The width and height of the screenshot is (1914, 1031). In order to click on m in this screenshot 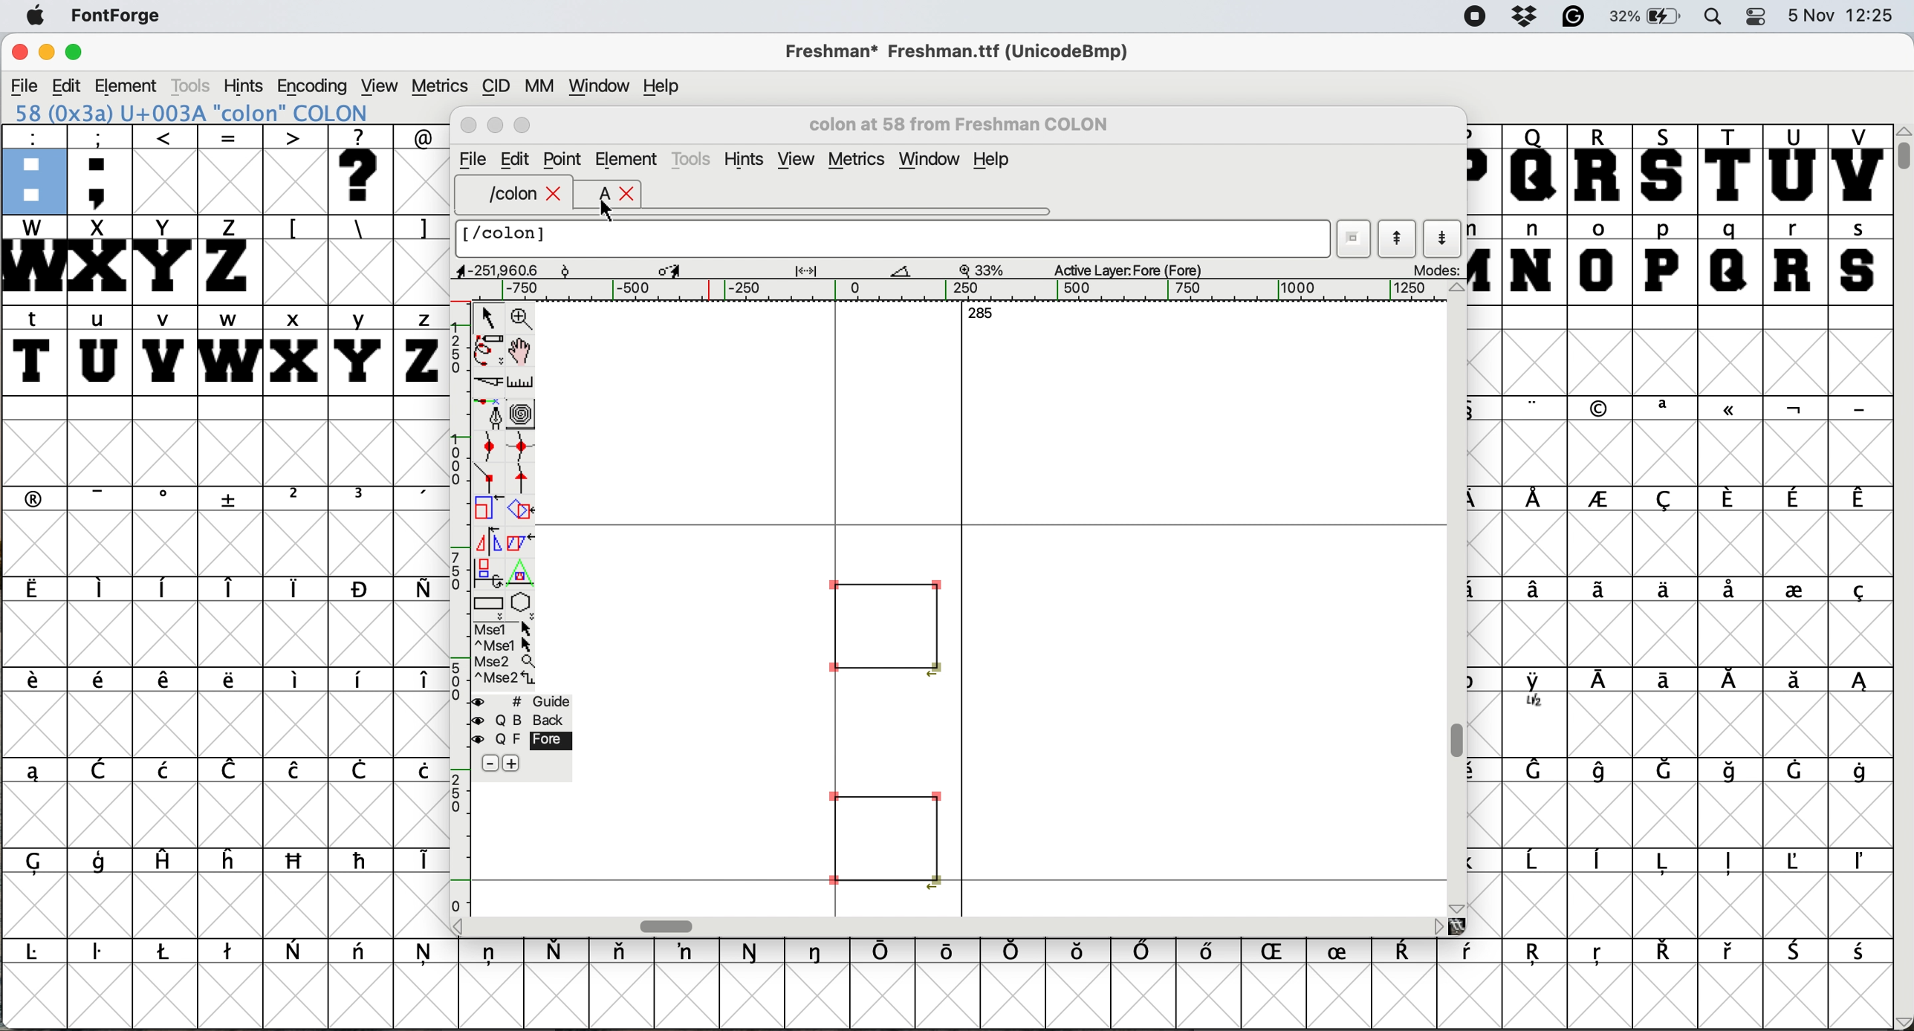, I will do `click(1485, 259)`.